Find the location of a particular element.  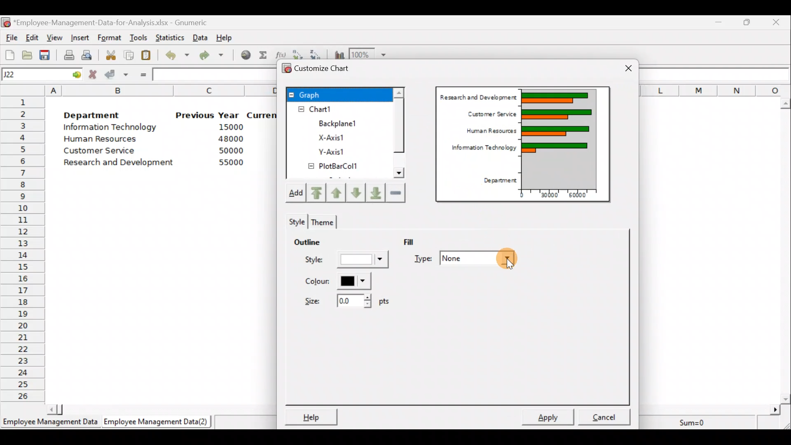

Zoom is located at coordinates (369, 54).